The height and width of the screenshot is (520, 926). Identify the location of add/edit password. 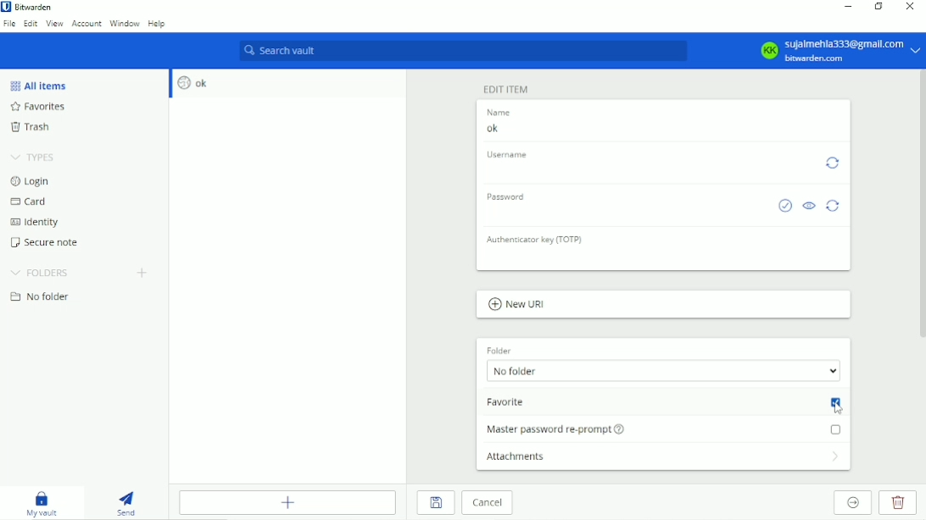
(625, 213).